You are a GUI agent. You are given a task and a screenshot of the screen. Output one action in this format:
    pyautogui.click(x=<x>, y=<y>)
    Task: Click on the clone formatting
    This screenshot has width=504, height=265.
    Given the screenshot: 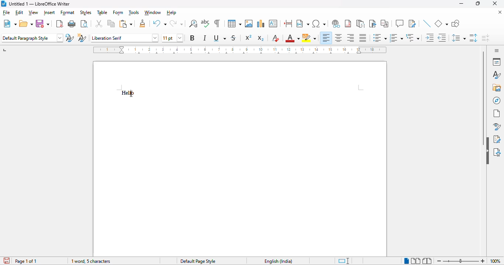 What is the action you would take?
    pyautogui.click(x=143, y=24)
    